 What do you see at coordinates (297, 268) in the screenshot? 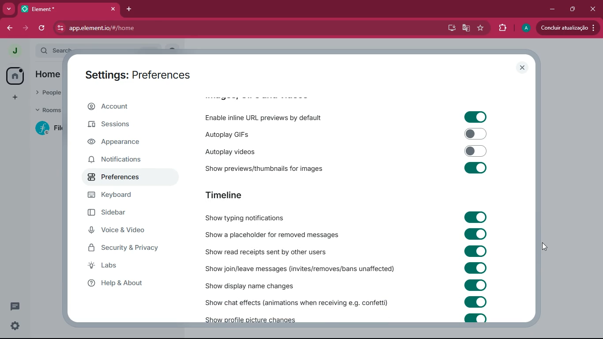
I see `show join/leave messages (invites/removes/bans unaffected)` at bounding box center [297, 268].